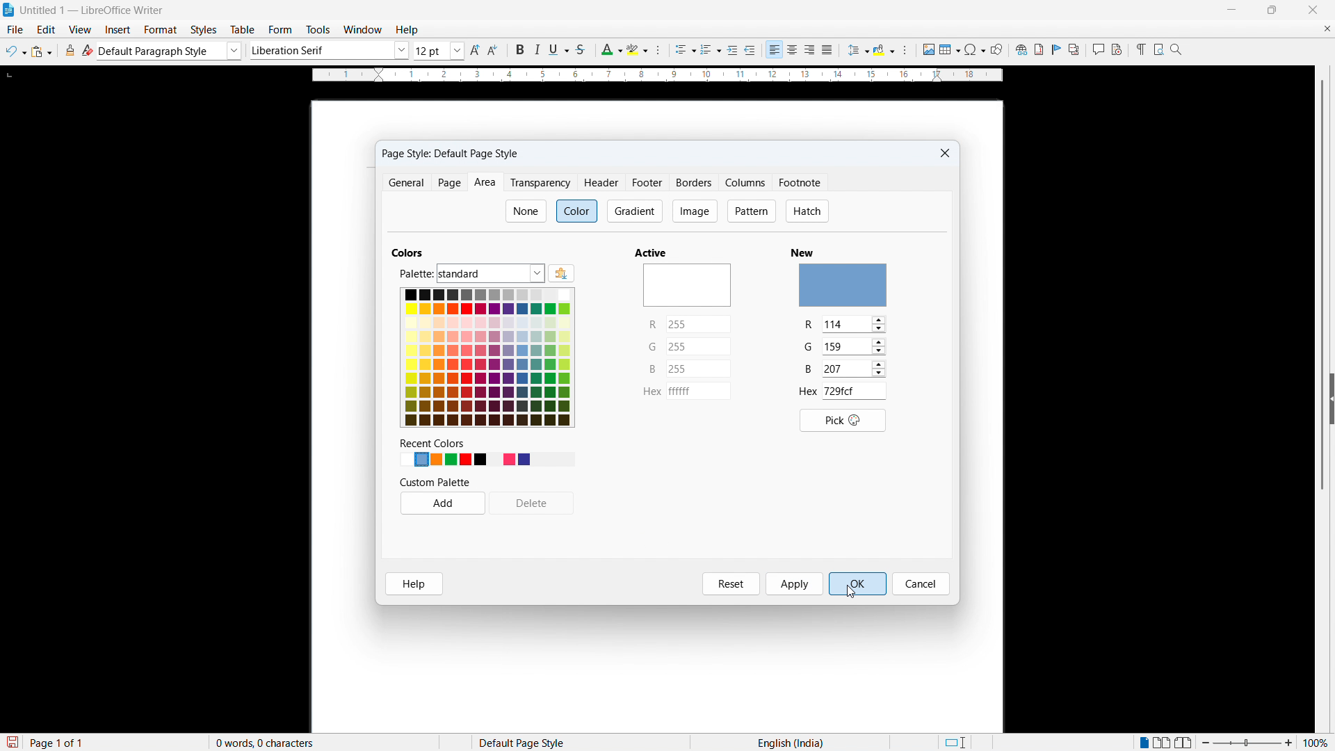 This screenshot has height=751, width=1335. I want to click on B, so click(807, 369).